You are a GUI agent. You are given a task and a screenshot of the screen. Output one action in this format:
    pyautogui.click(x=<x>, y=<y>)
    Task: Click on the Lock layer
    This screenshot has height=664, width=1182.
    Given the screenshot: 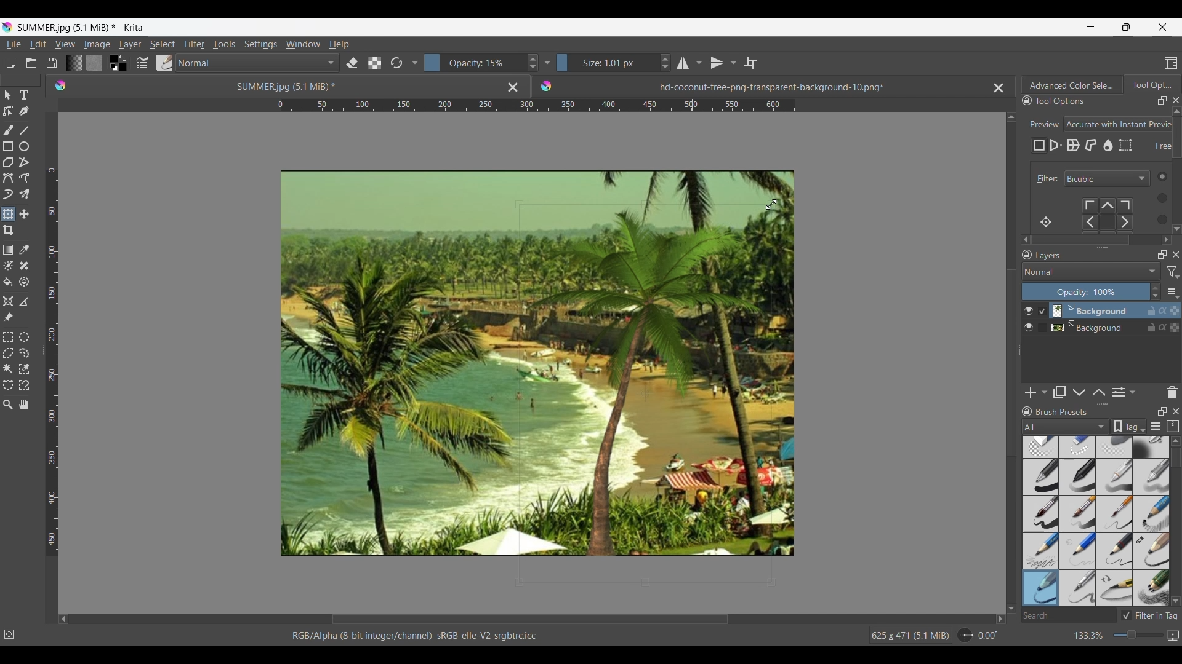 What is the action you would take?
    pyautogui.click(x=1151, y=327)
    